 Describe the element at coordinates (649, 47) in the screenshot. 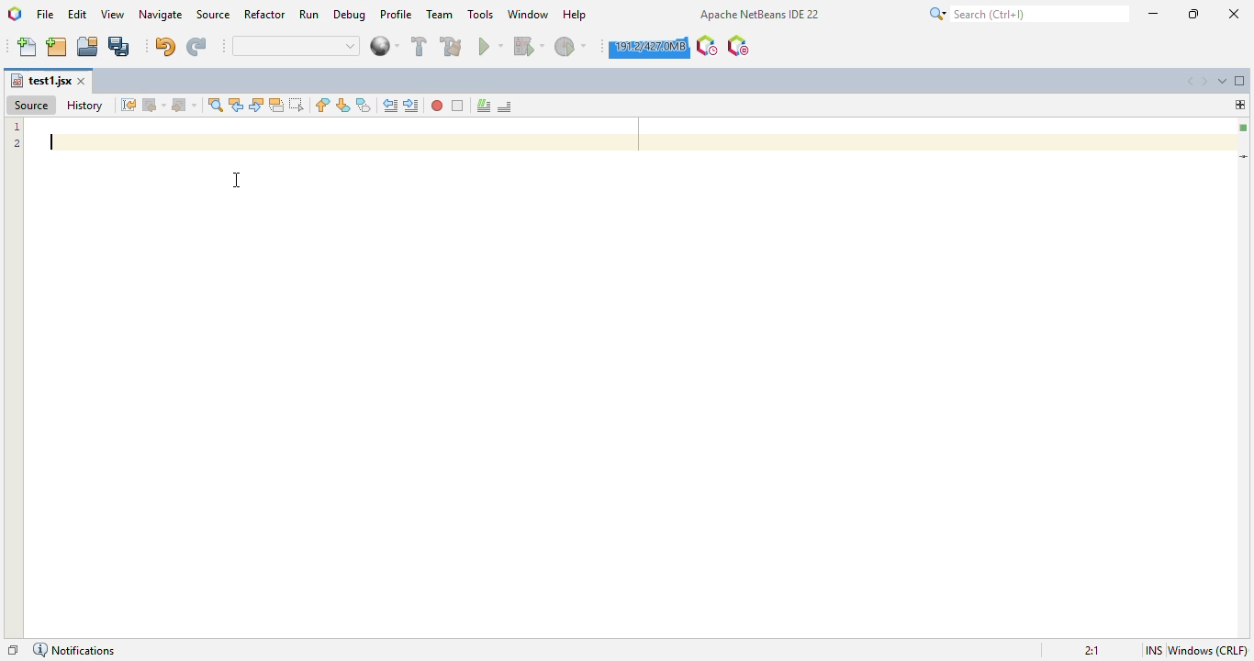

I see `click to force garbage collection` at that location.